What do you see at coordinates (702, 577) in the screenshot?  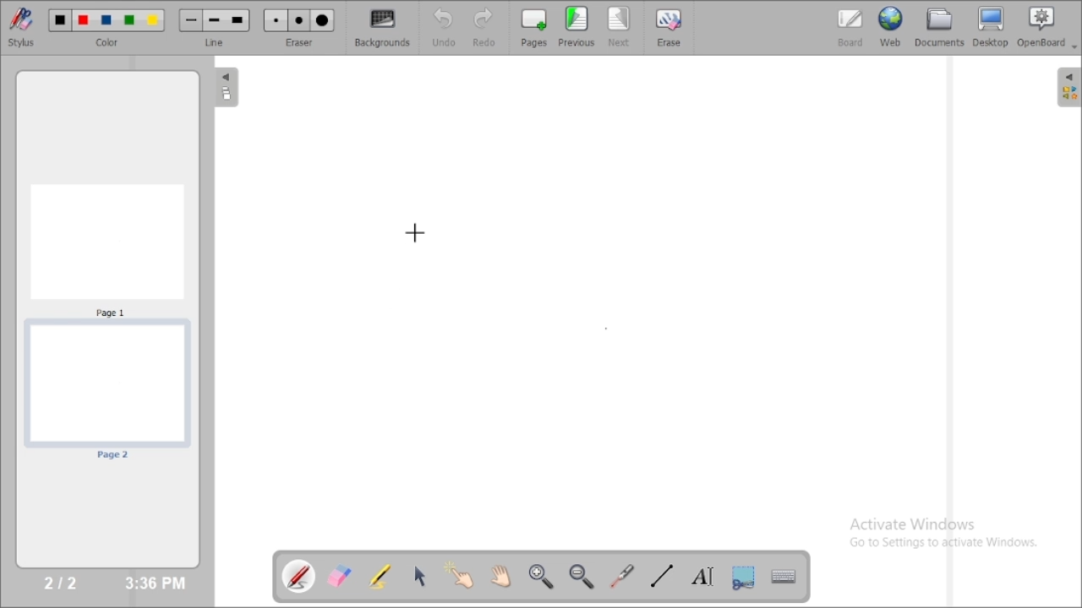 I see `write text` at bounding box center [702, 577].